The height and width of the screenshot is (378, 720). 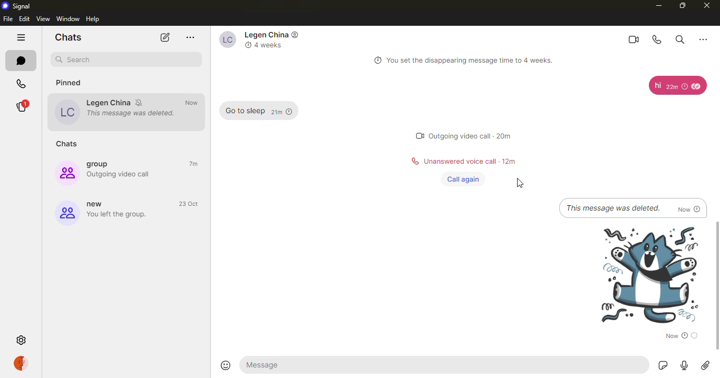 I want to click on The message was deleted., so click(x=614, y=208).